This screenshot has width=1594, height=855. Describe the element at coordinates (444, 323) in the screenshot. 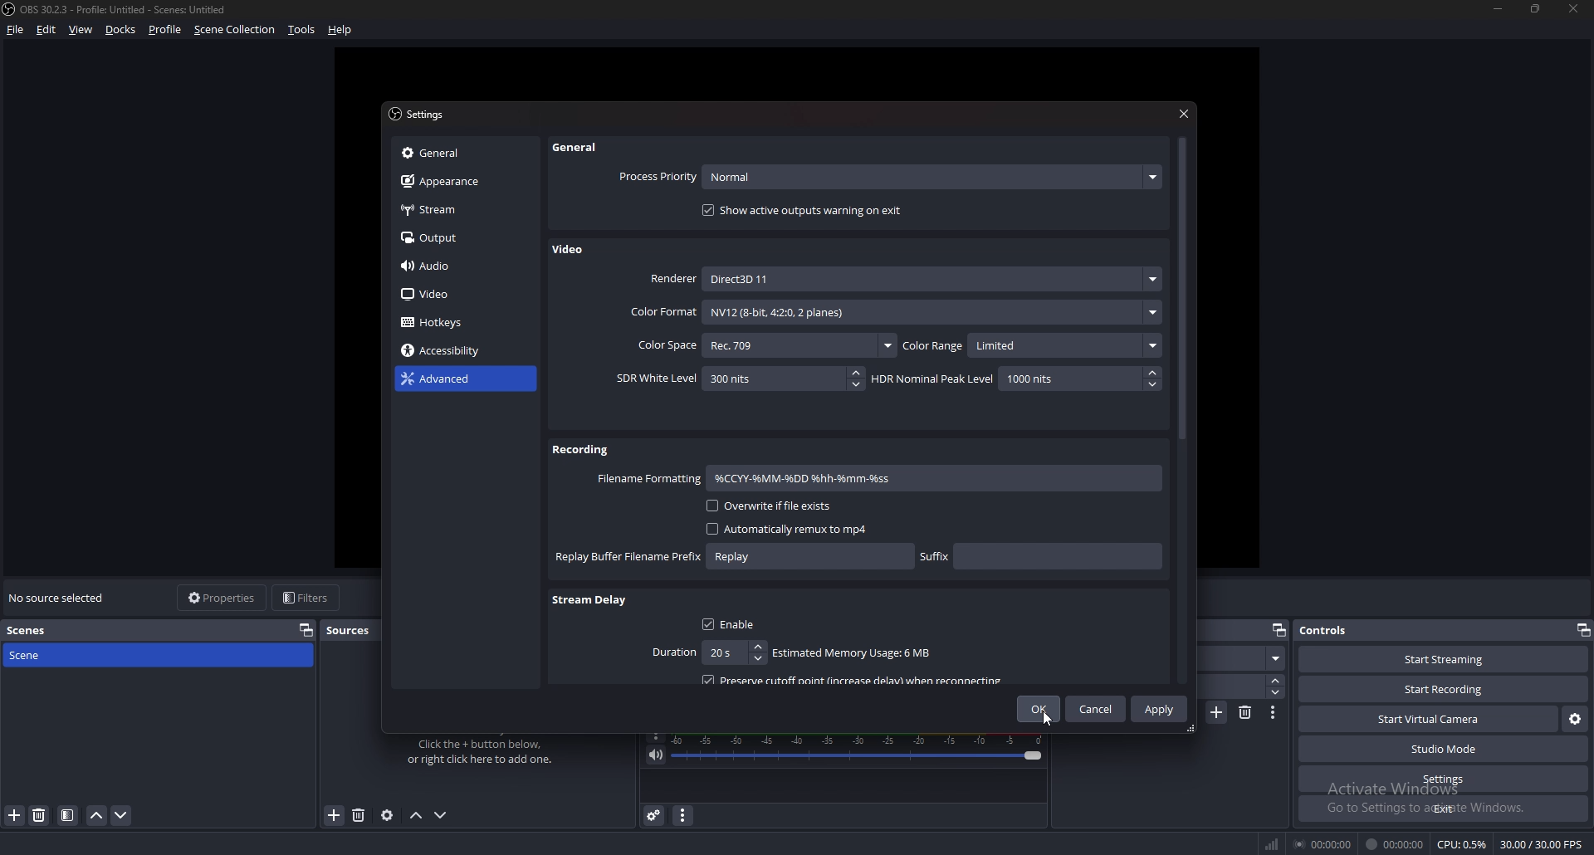

I see `hot keys` at that location.